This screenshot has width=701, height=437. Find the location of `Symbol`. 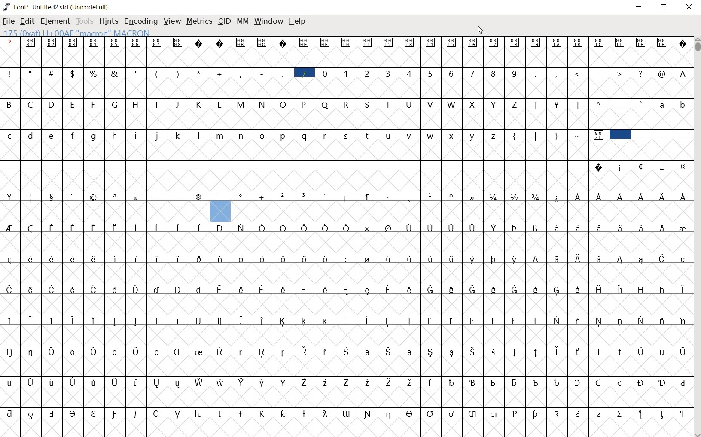

Symbol is located at coordinates (578, 258).